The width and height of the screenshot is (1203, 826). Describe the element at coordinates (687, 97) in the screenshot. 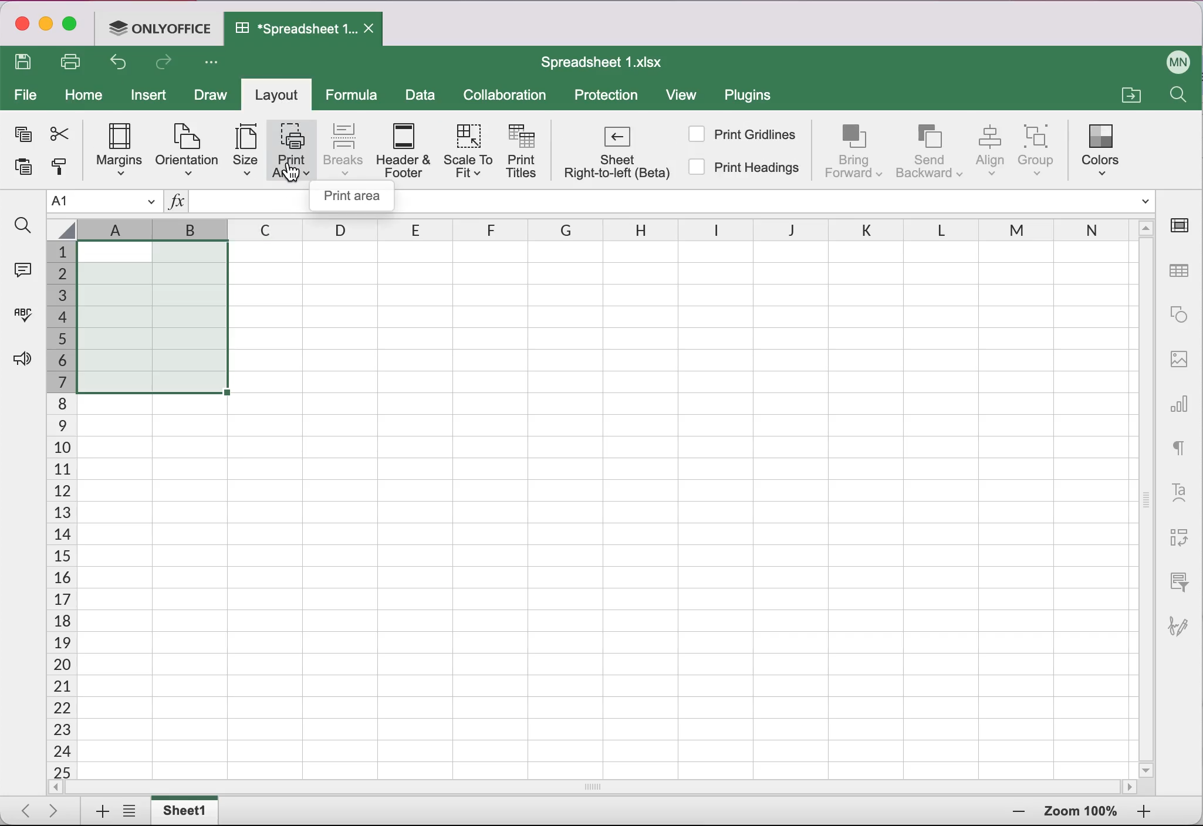

I see `view` at that location.